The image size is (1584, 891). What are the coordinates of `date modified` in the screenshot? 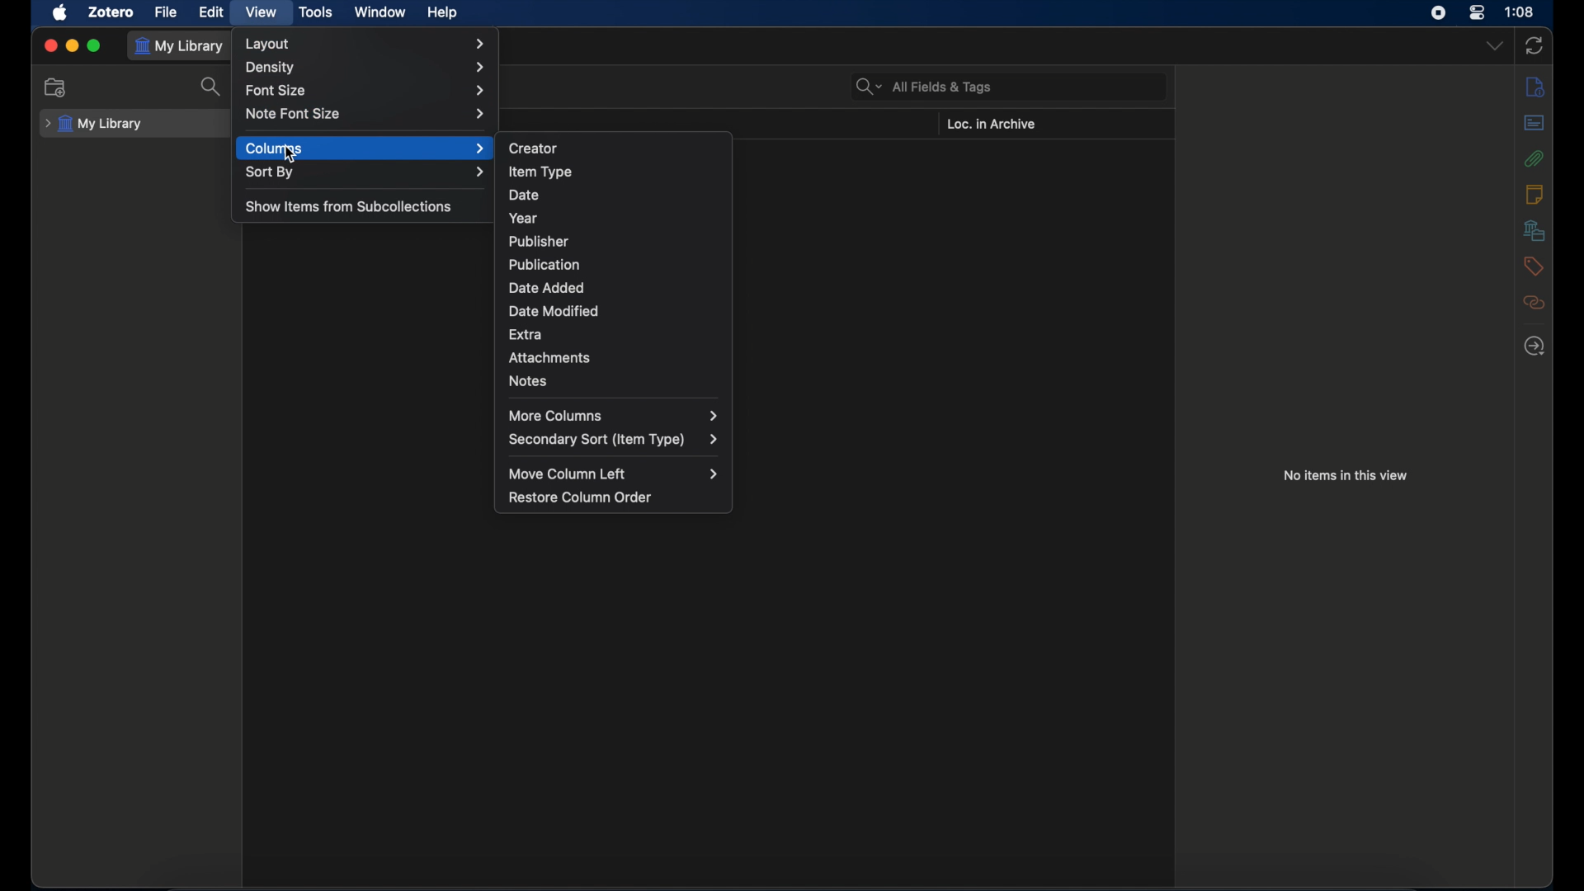 It's located at (554, 311).